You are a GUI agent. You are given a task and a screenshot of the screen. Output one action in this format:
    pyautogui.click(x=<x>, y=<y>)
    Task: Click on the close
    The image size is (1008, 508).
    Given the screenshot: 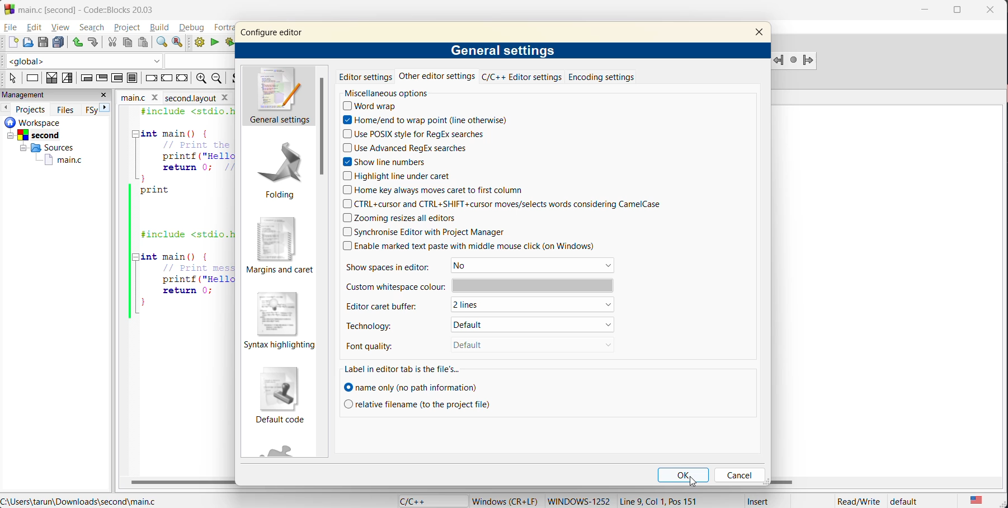 What is the action you would take?
    pyautogui.click(x=228, y=99)
    